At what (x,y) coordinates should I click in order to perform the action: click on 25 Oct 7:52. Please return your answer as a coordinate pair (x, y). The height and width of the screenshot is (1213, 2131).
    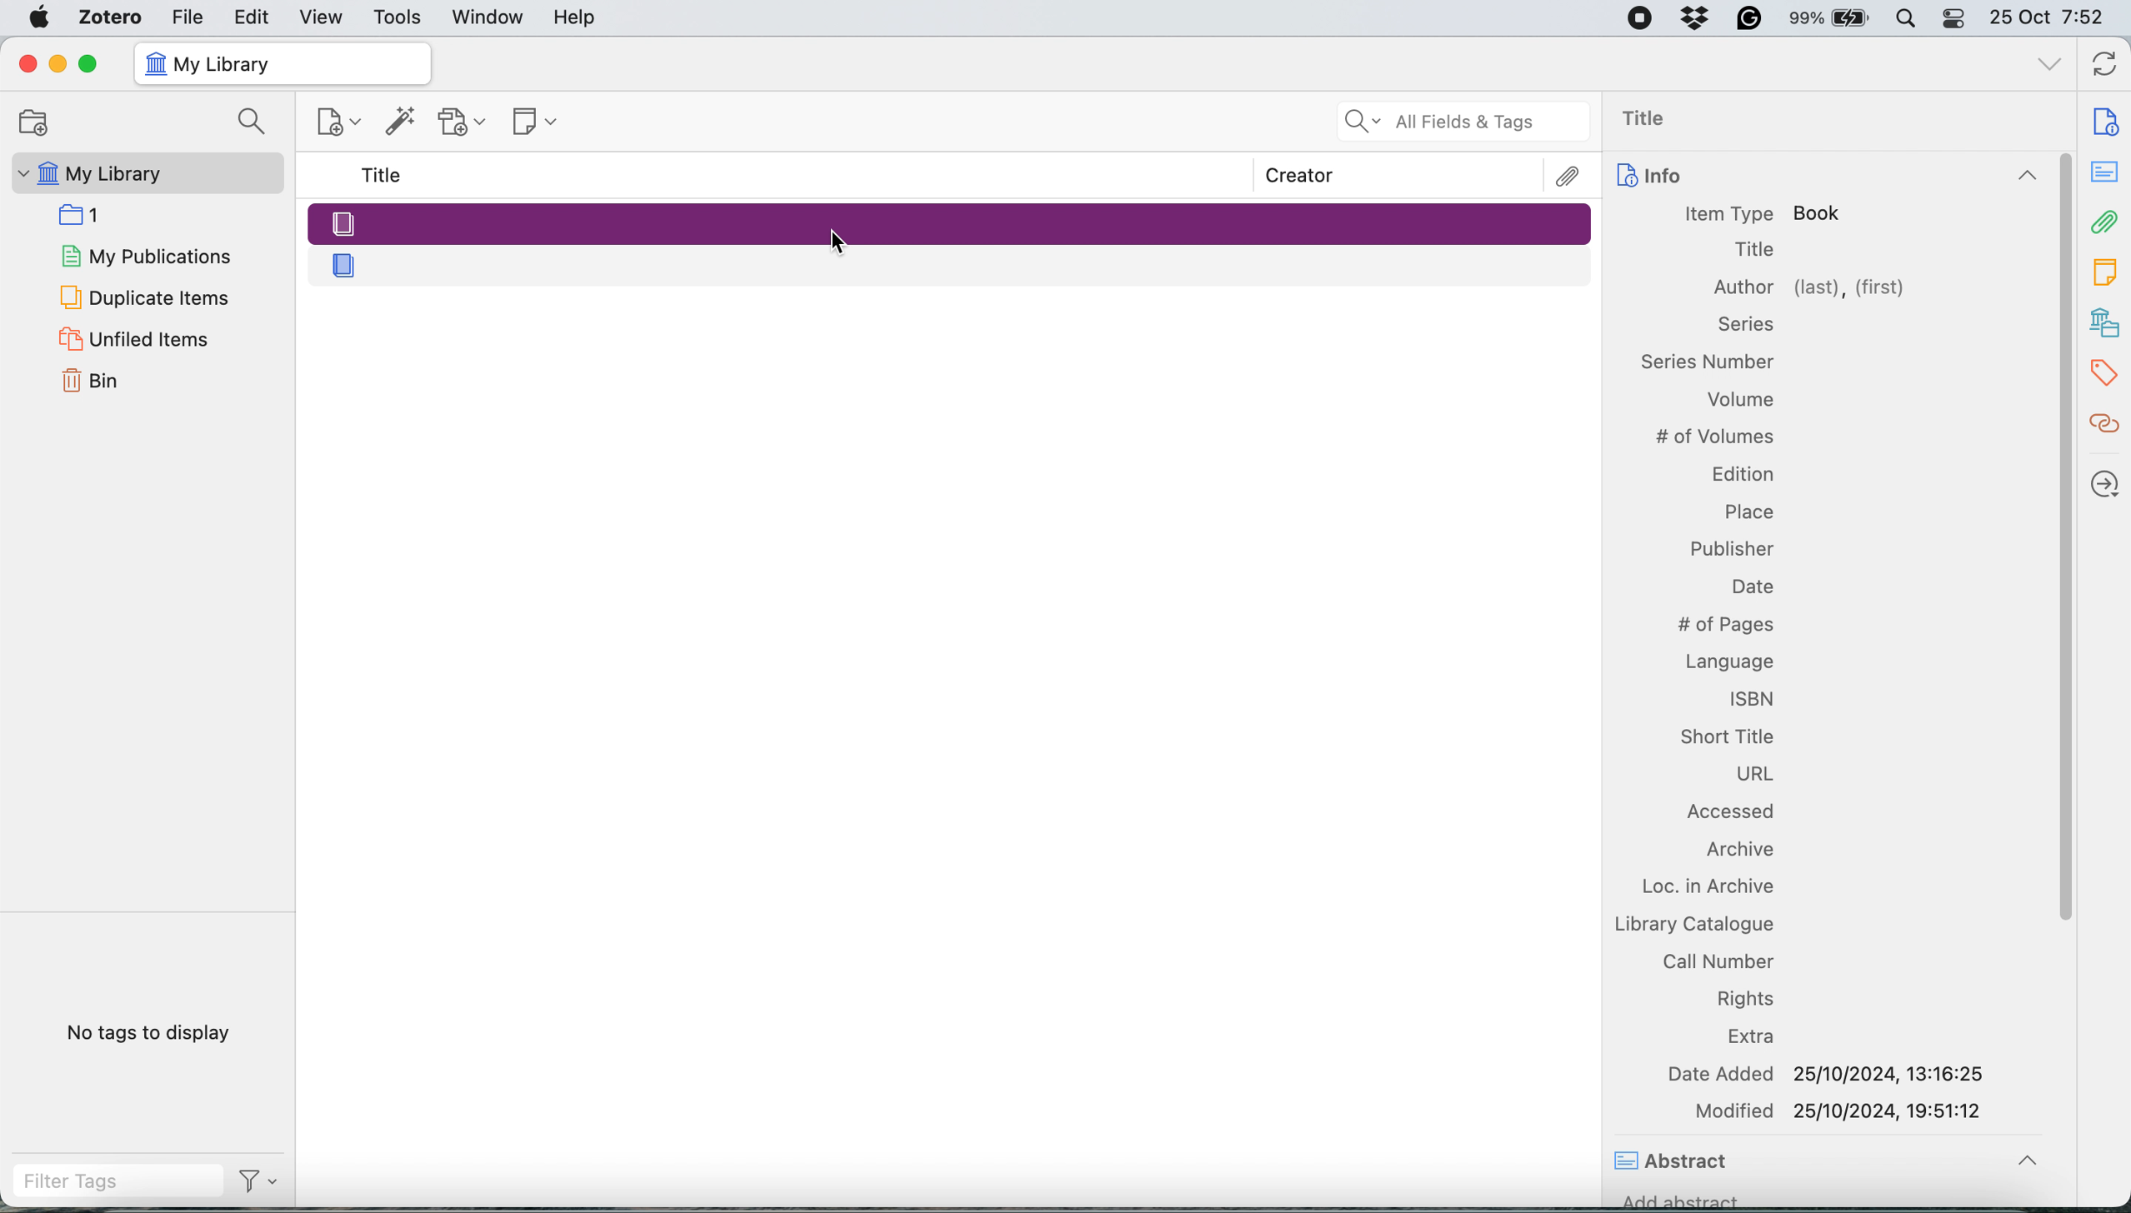
    Looking at the image, I should click on (2055, 19).